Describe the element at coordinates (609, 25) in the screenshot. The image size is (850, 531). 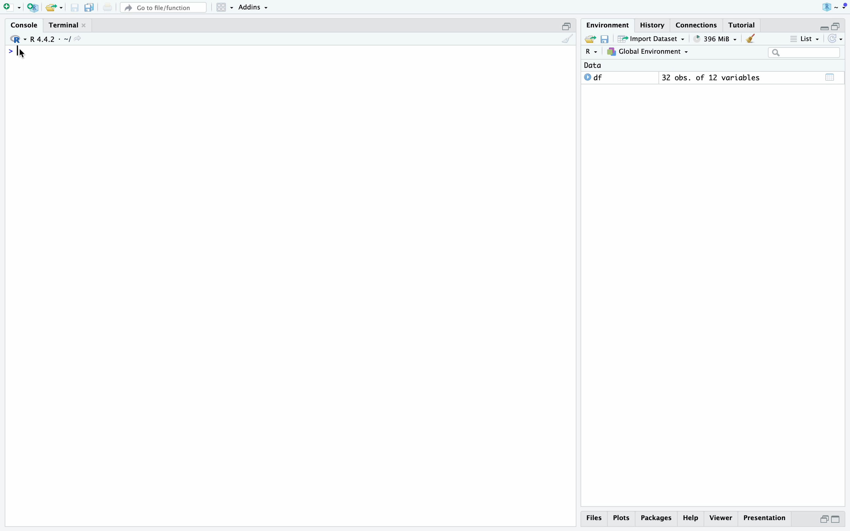
I see `Environment ` at that location.